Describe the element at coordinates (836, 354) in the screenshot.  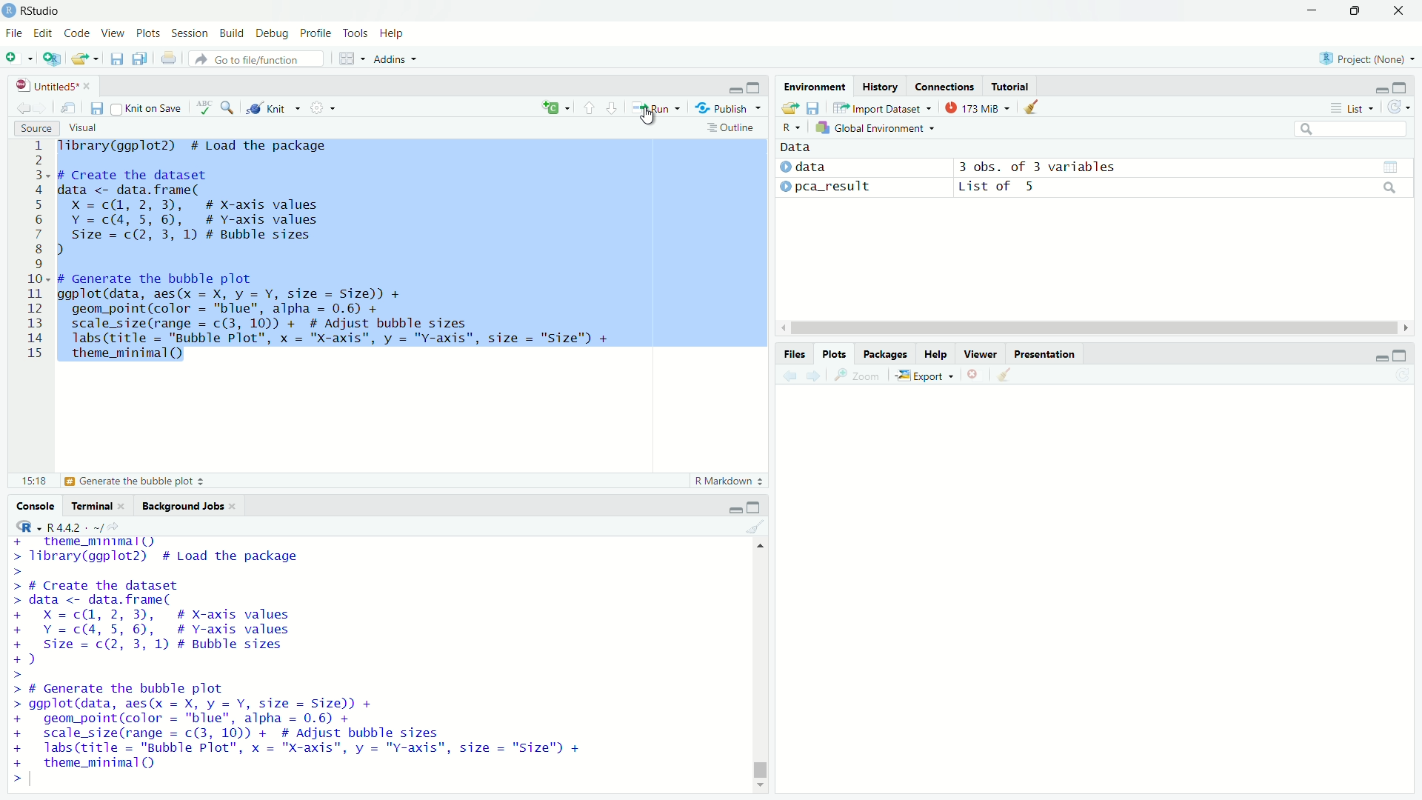
I see `plots` at that location.